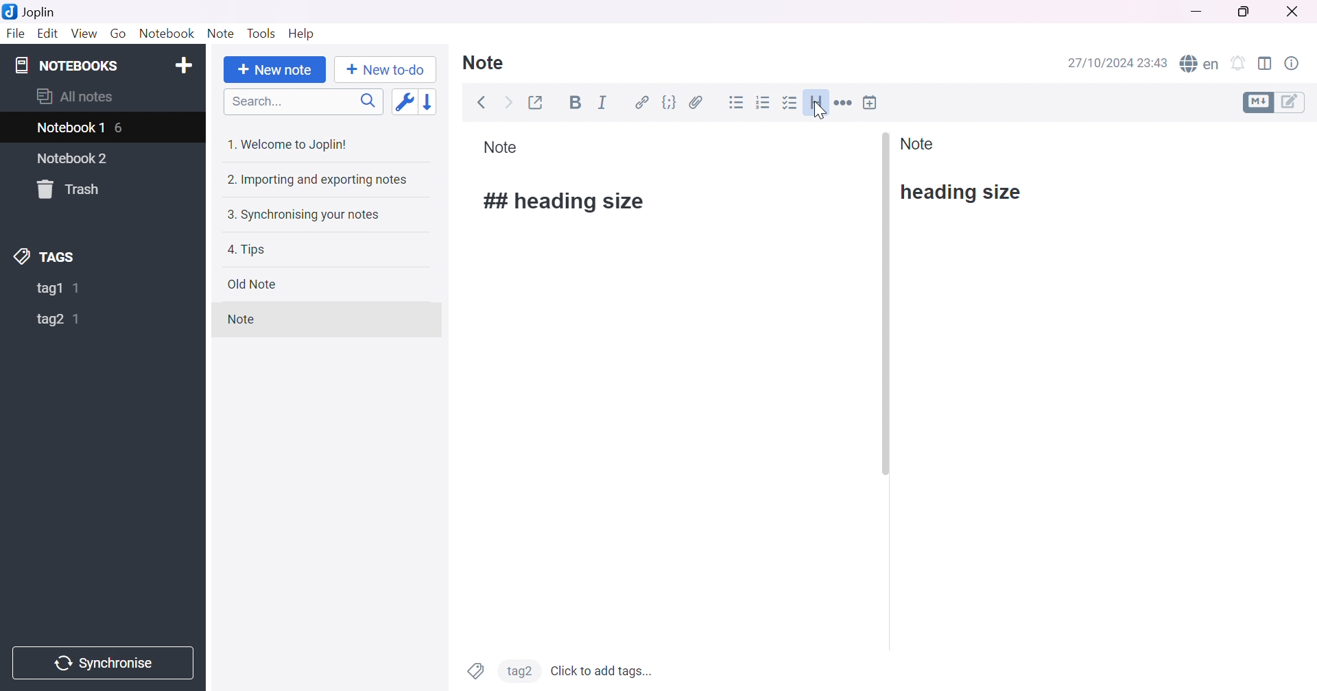 This screenshot has height=691, width=1317. Describe the element at coordinates (818, 113) in the screenshot. I see `cursor` at that location.